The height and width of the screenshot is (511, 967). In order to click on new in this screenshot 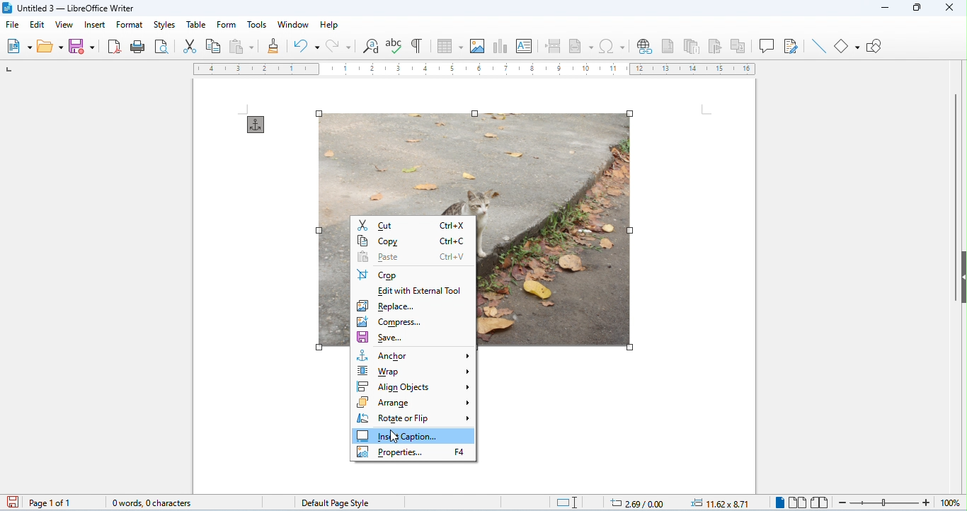, I will do `click(20, 46)`.